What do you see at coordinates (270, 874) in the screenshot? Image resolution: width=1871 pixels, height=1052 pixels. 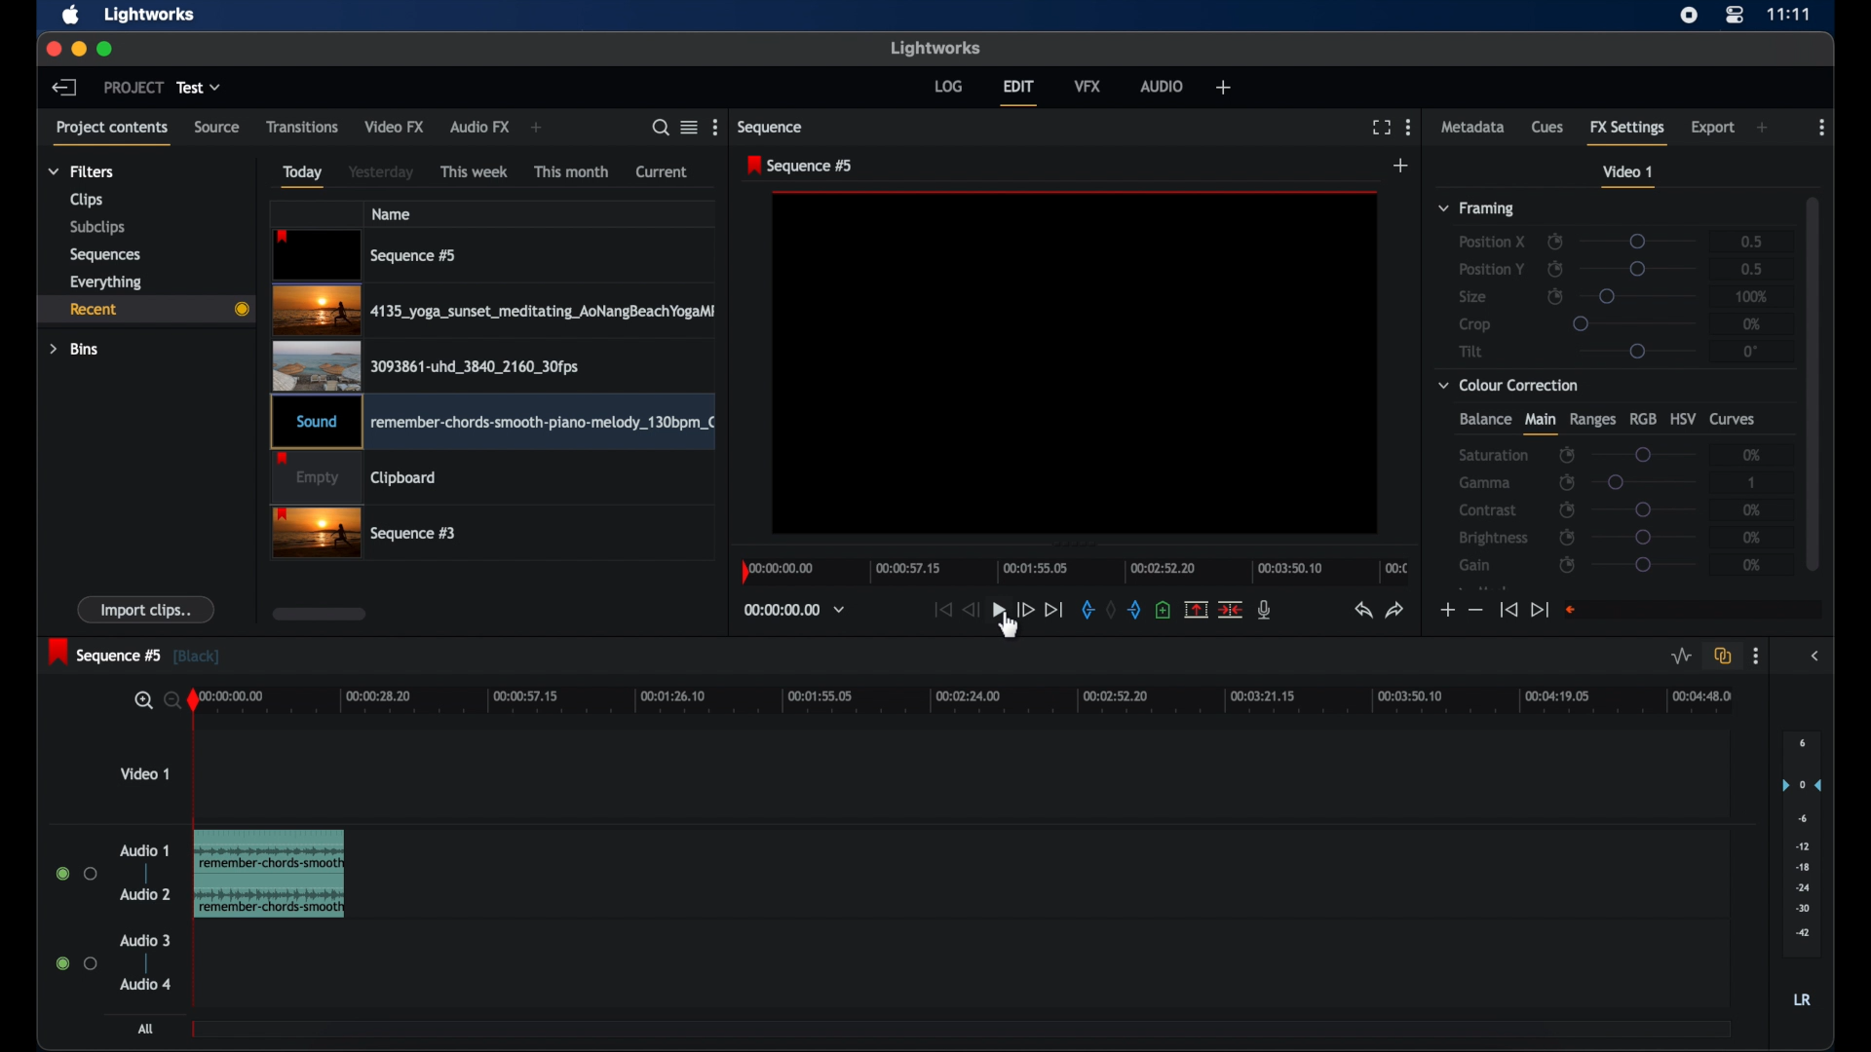 I see `audio clip` at bounding box center [270, 874].